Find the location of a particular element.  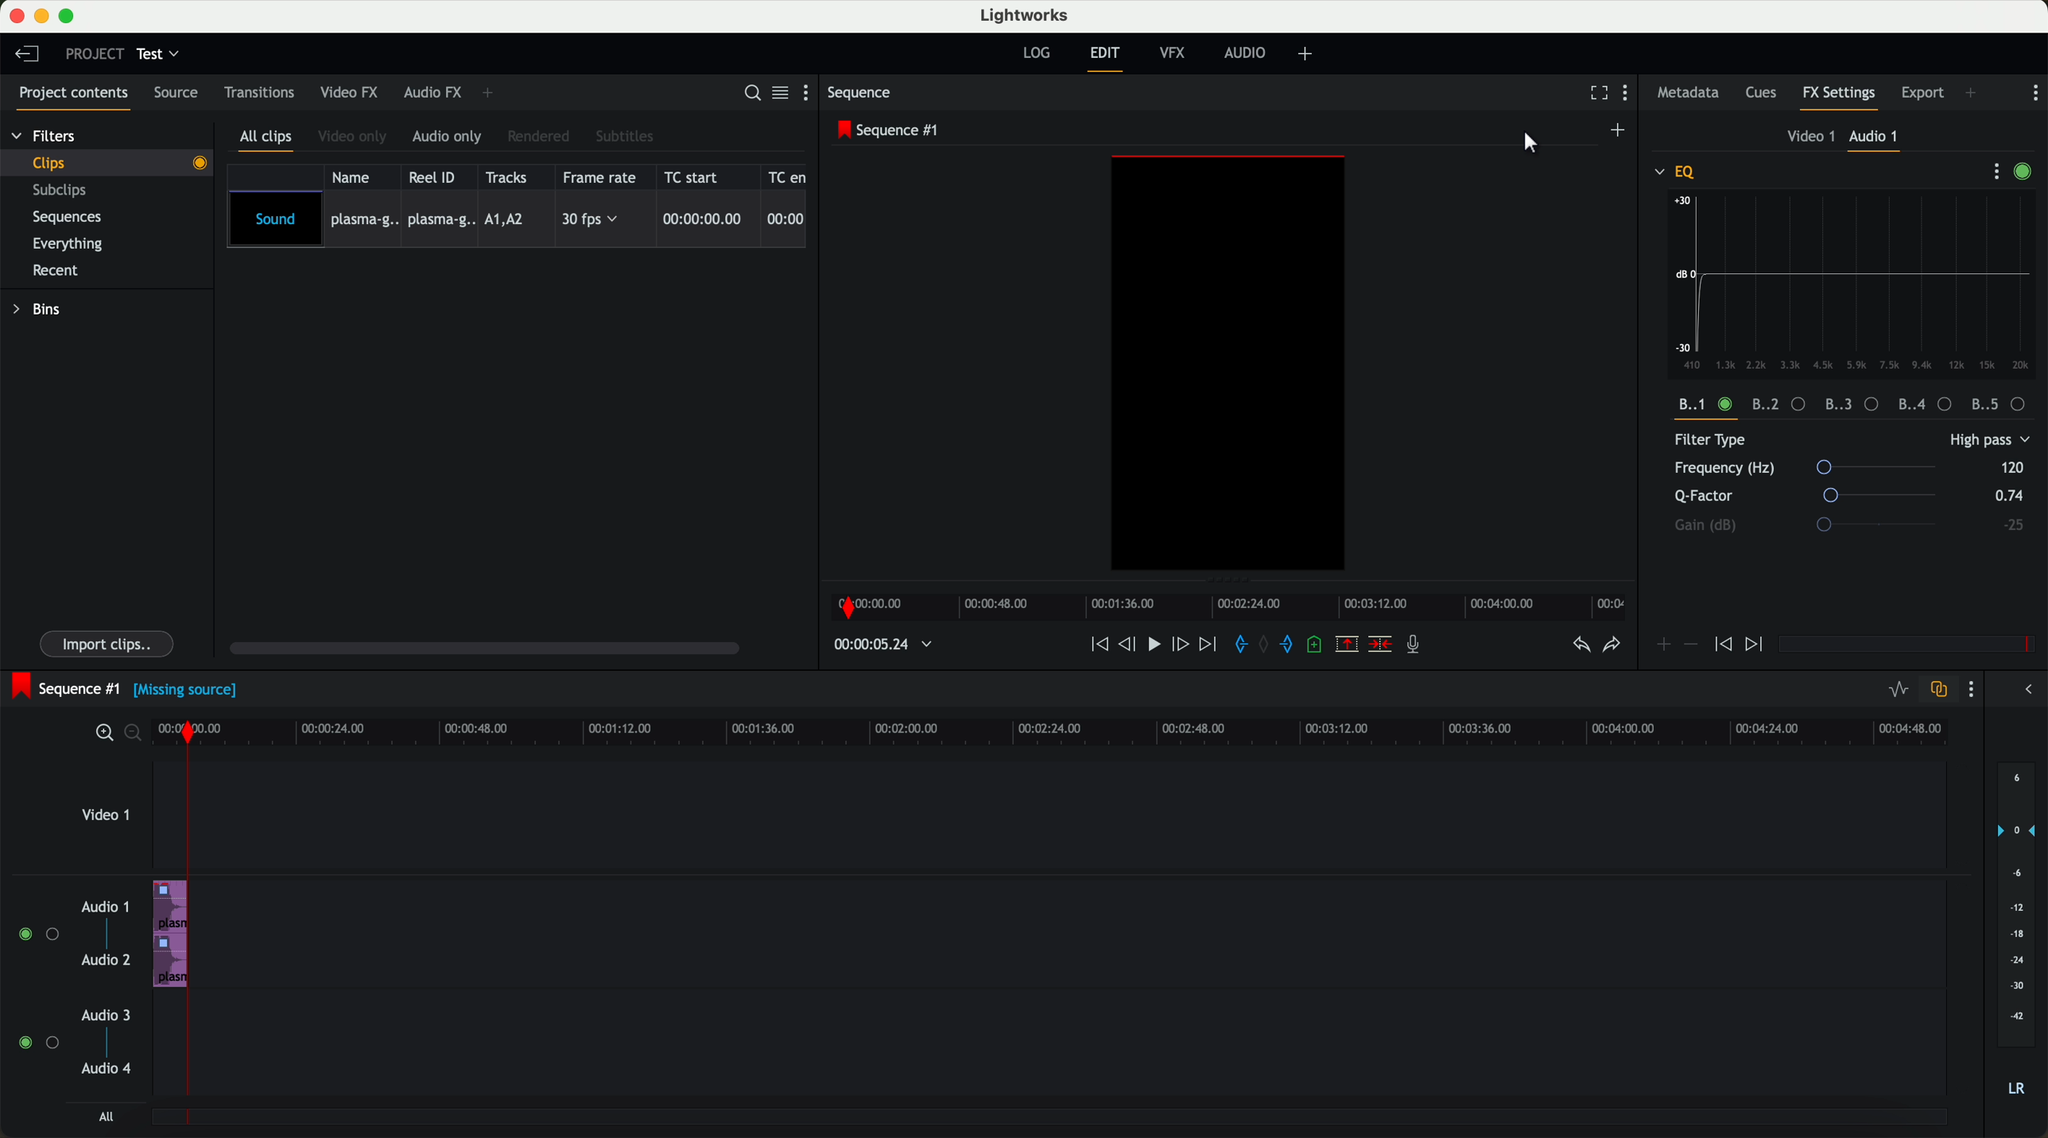

toggle auto track sync is located at coordinates (1938, 690).